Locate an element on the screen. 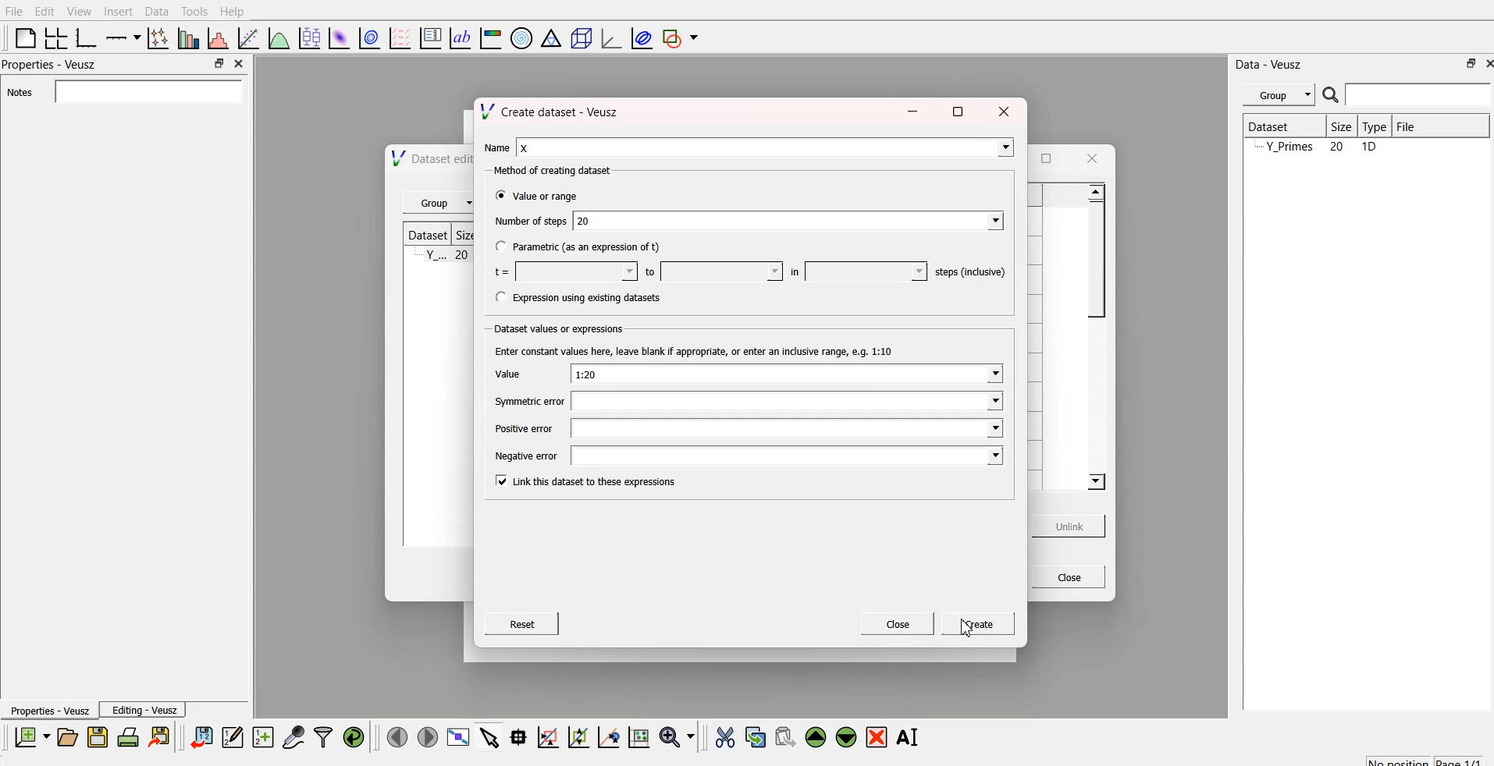 This screenshot has height=766, width=1494. Notes is located at coordinates (18, 93).